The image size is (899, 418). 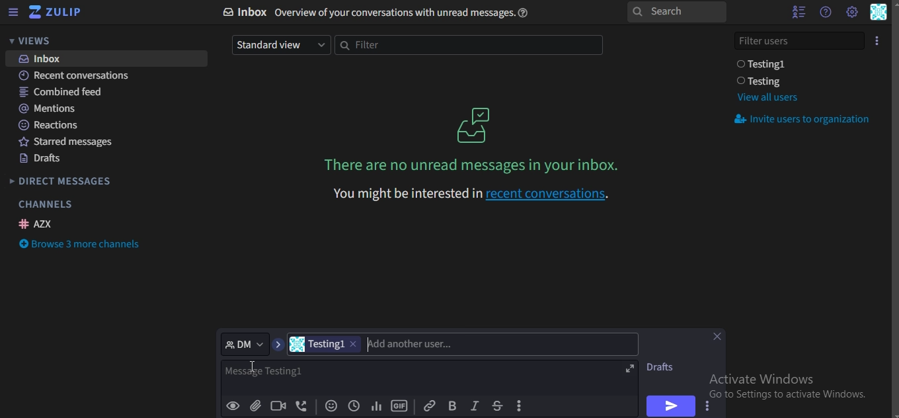 I want to click on invite users to organization, so click(x=804, y=120).